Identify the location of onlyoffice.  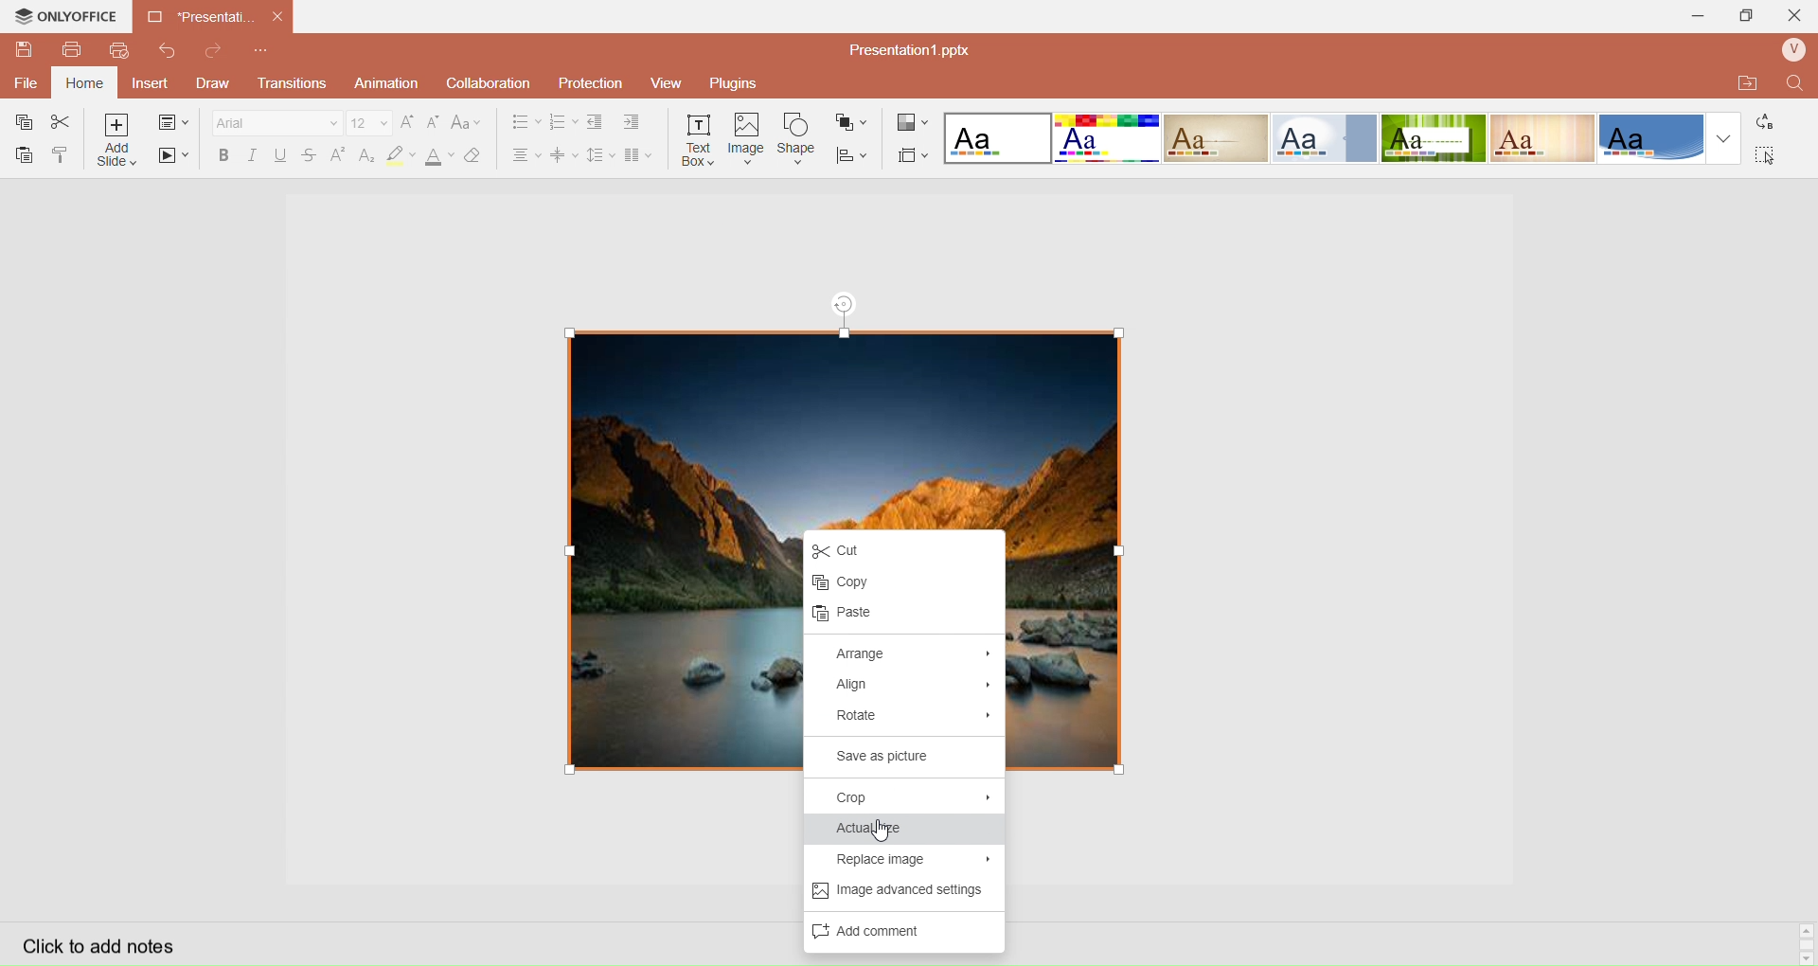
(79, 15).